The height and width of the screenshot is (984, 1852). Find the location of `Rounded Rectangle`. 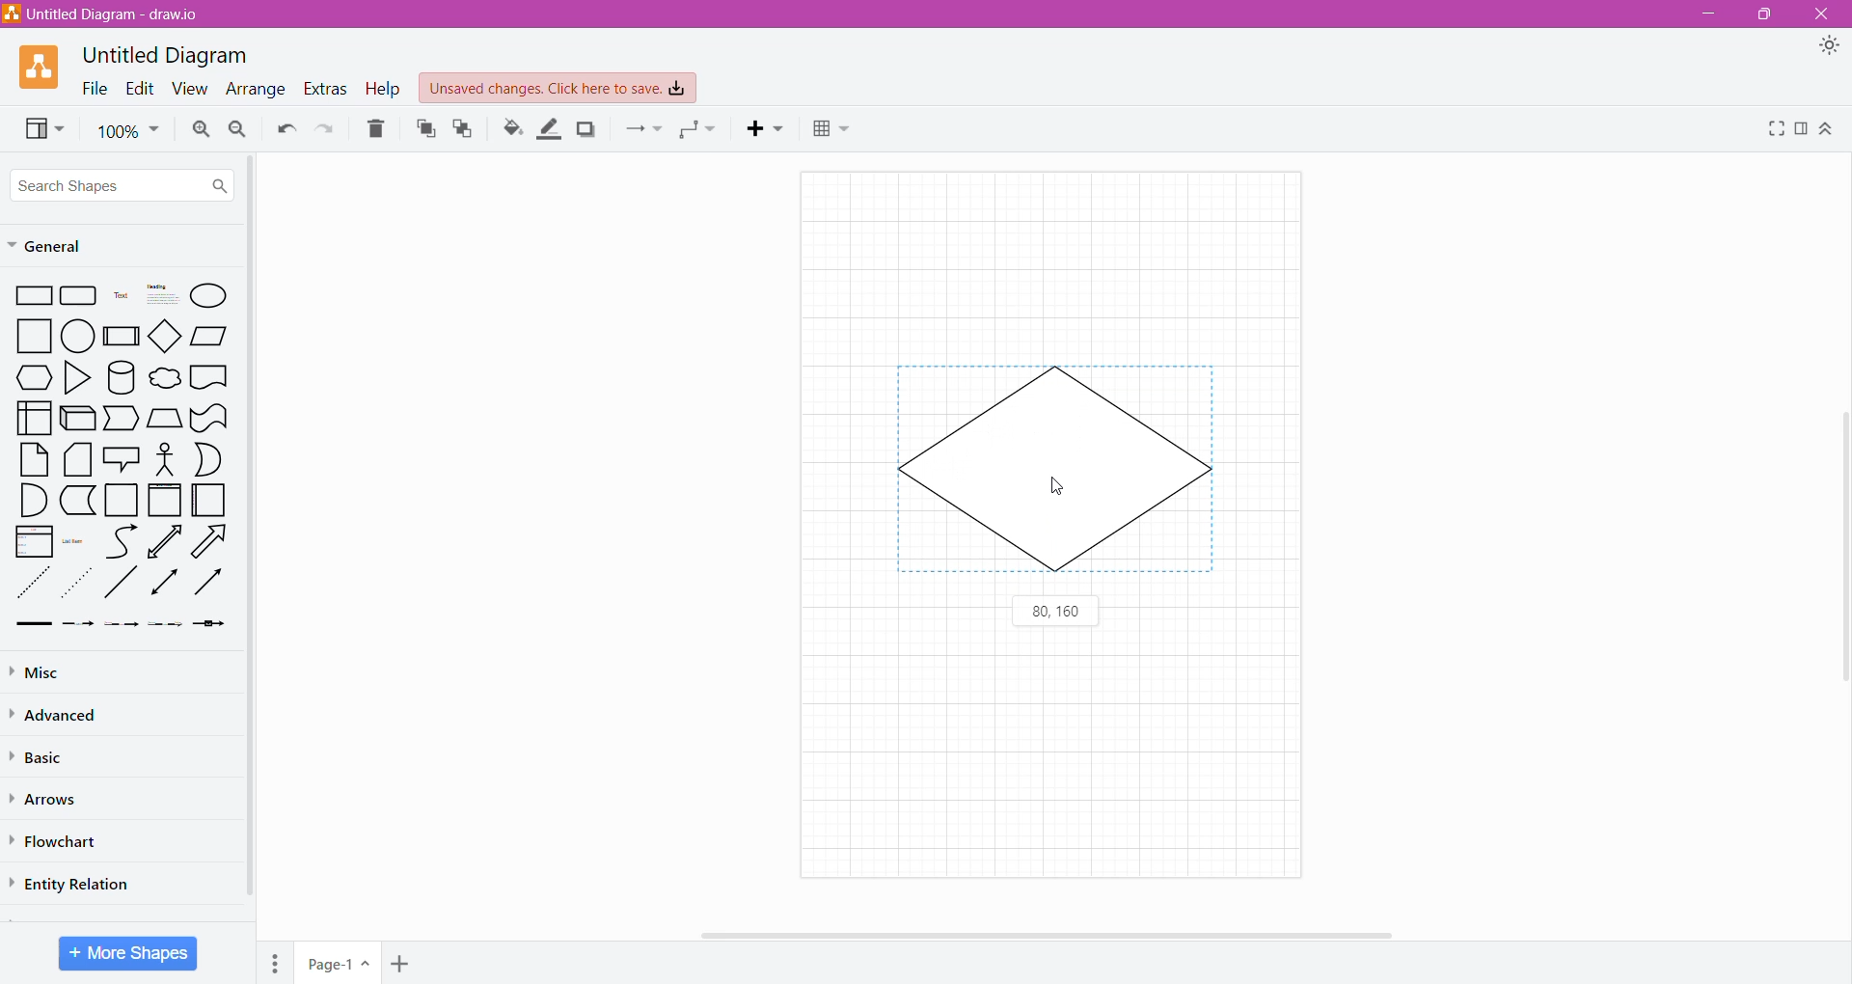

Rounded Rectangle is located at coordinates (79, 296).